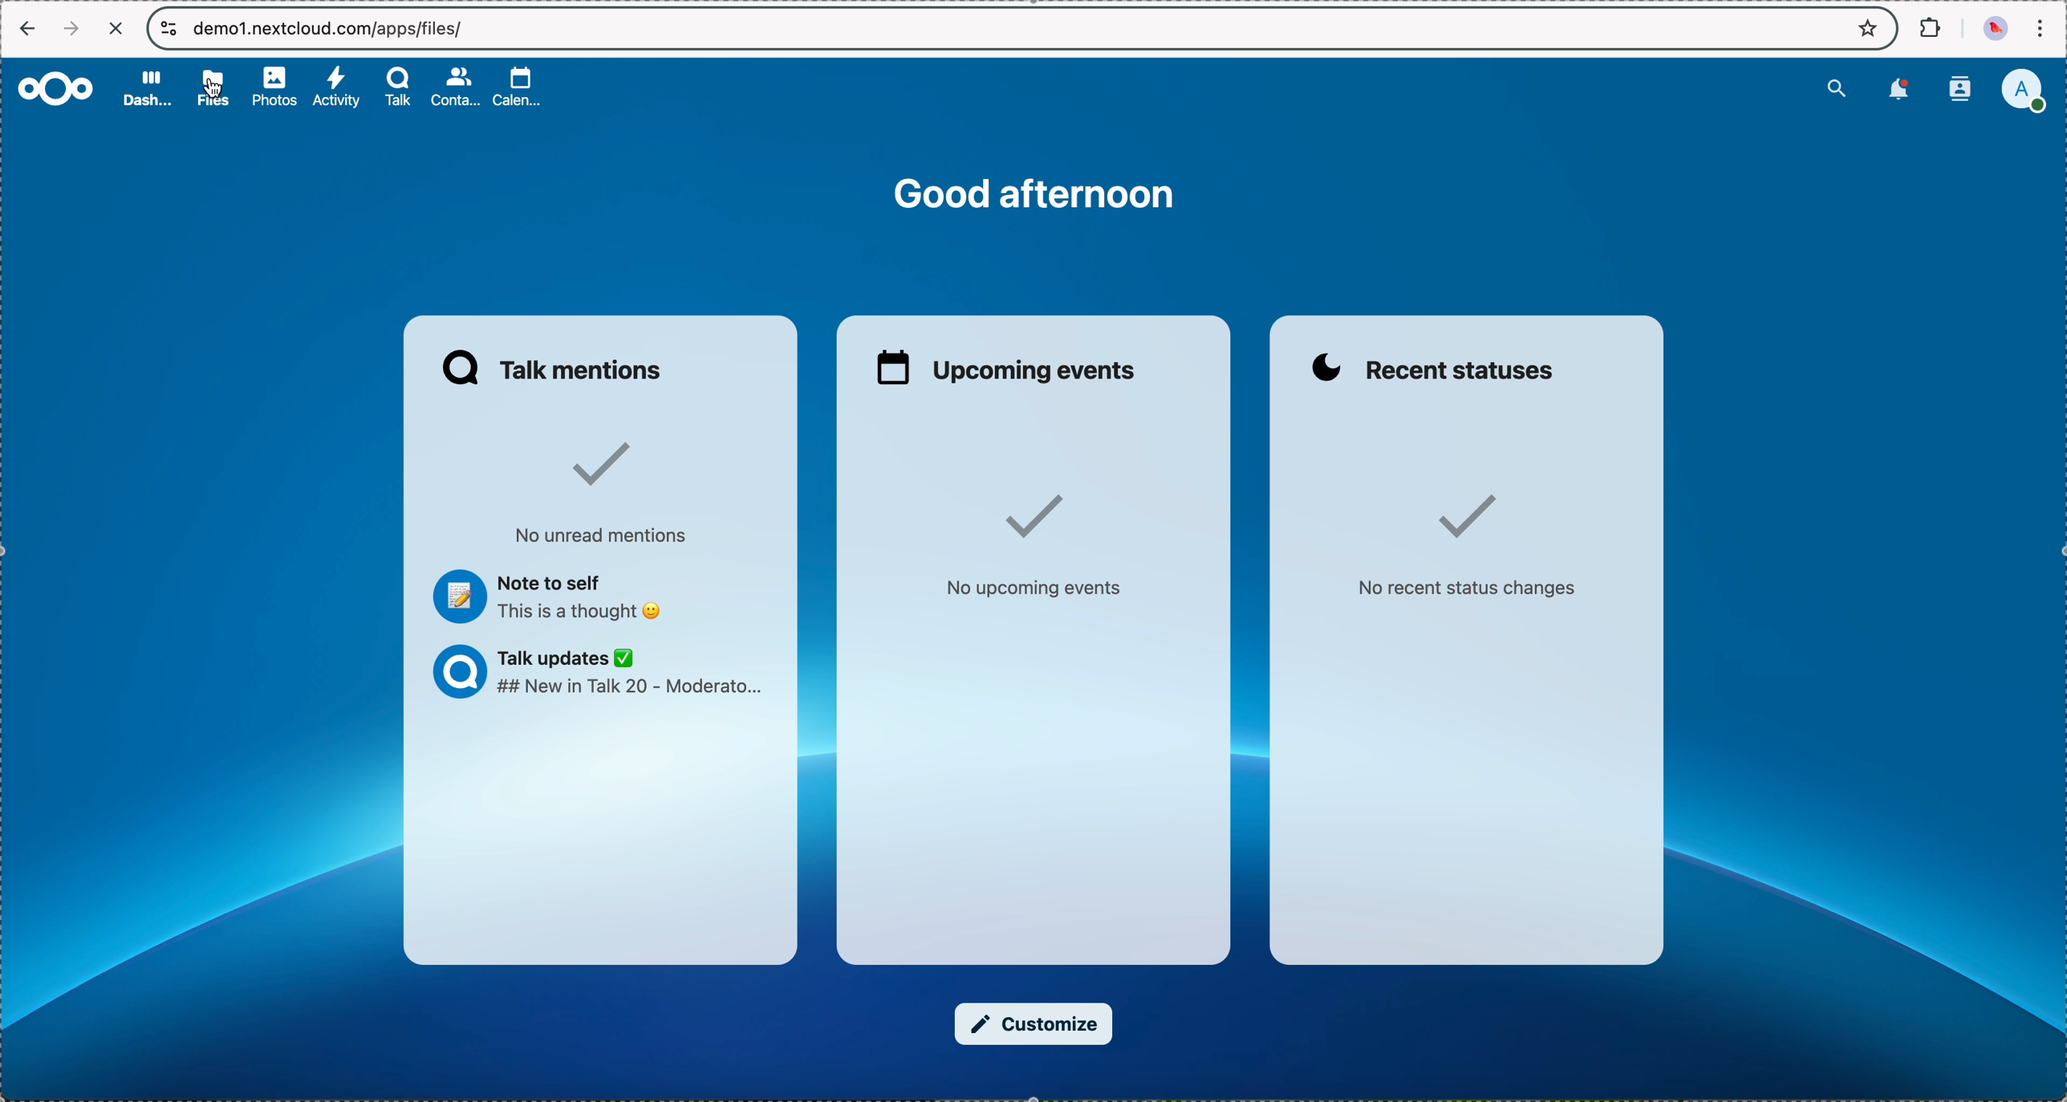  What do you see at coordinates (1439, 368) in the screenshot?
I see `recent statuses` at bounding box center [1439, 368].